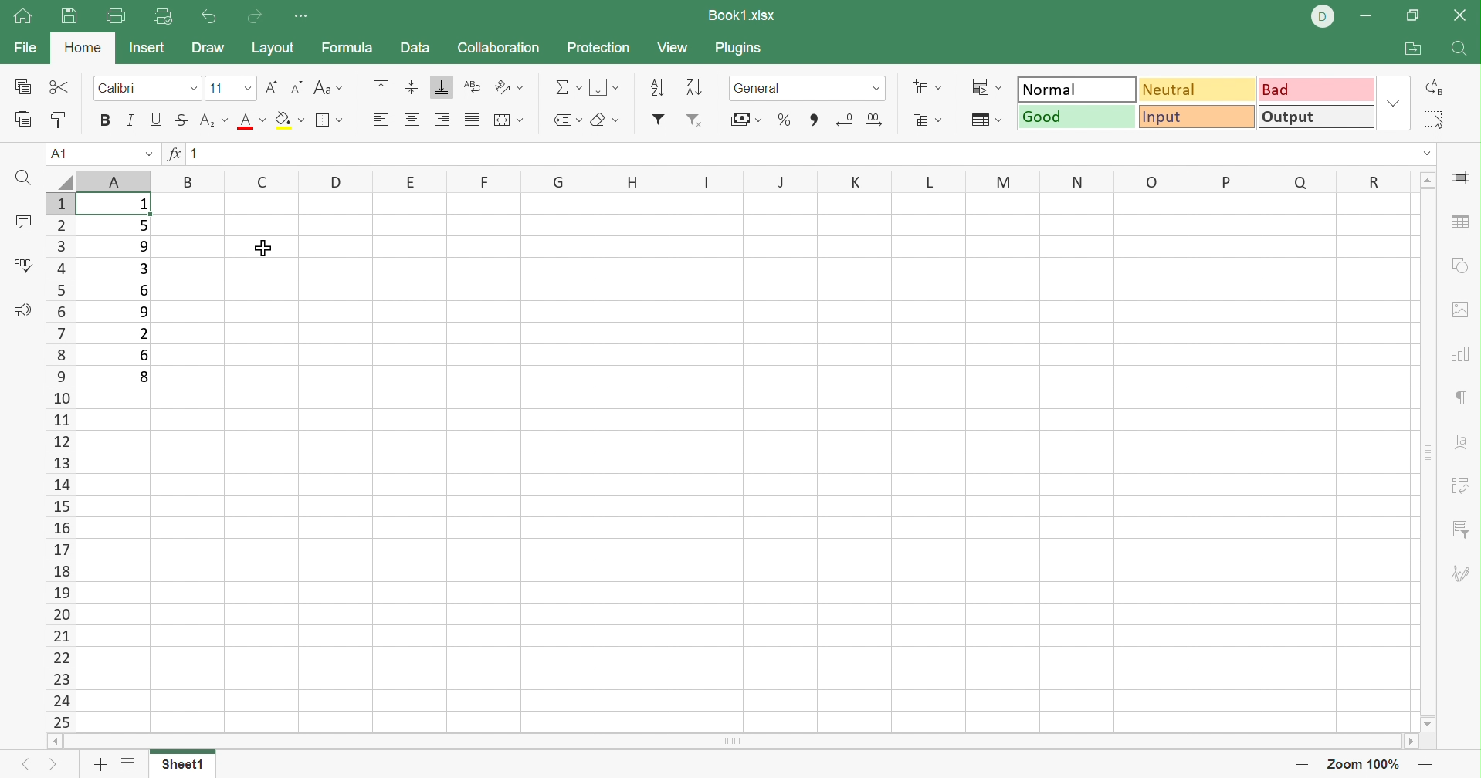 The image size is (1481, 778). Describe the element at coordinates (443, 118) in the screenshot. I see `Align Right` at that location.